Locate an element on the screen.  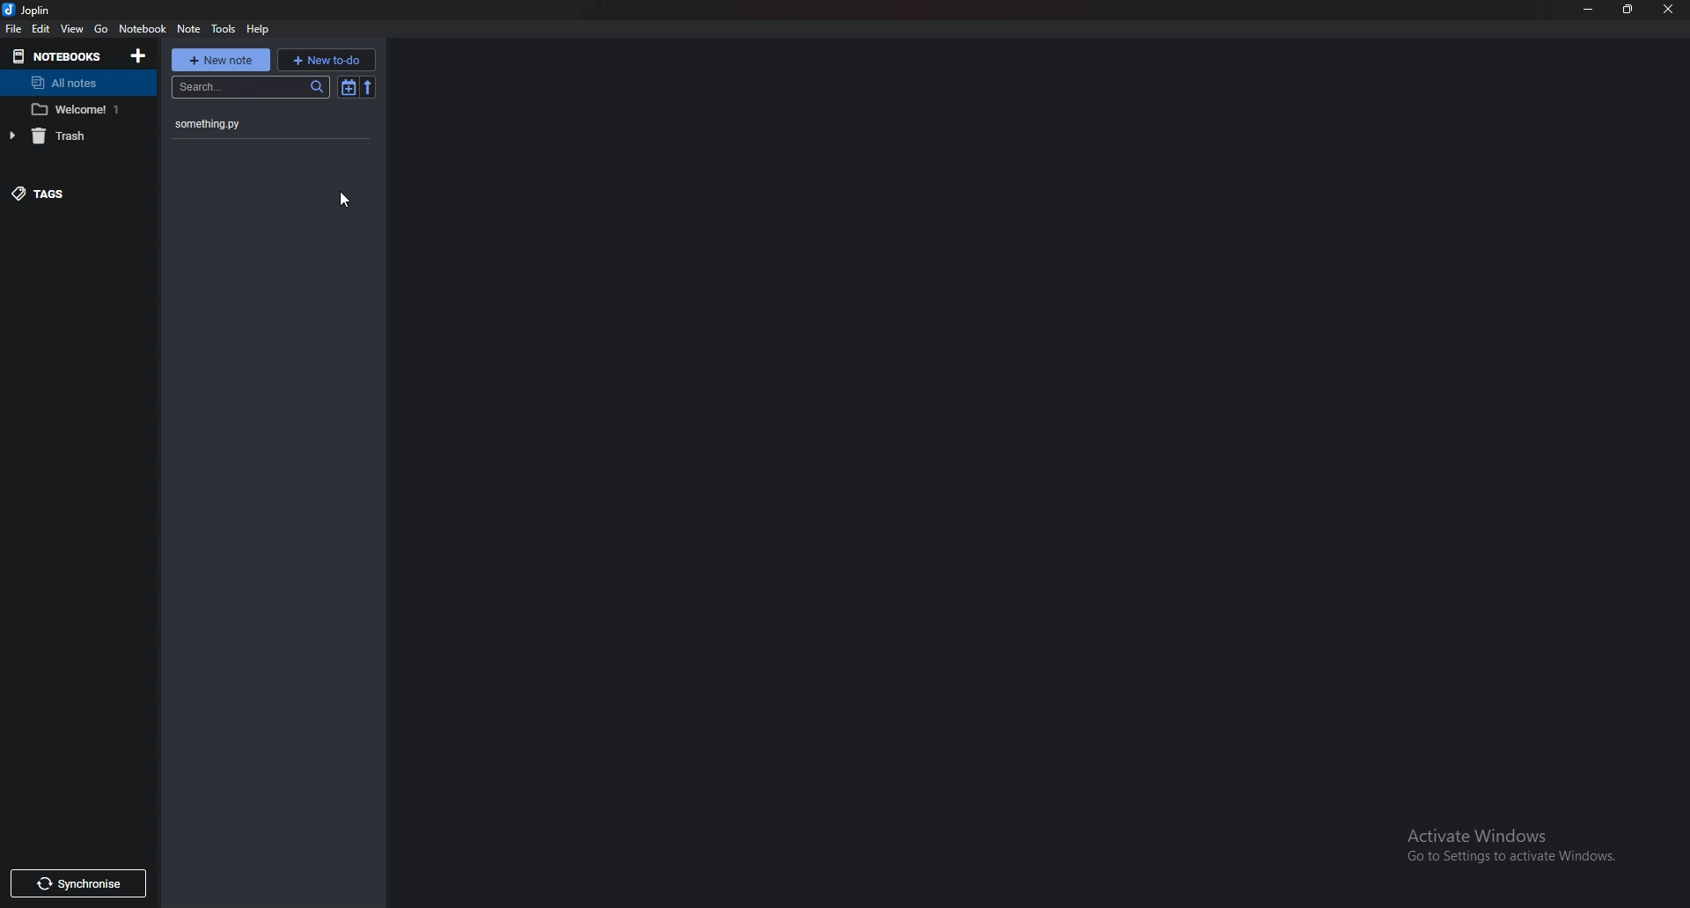
Add notebooks is located at coordinates (140, 56).